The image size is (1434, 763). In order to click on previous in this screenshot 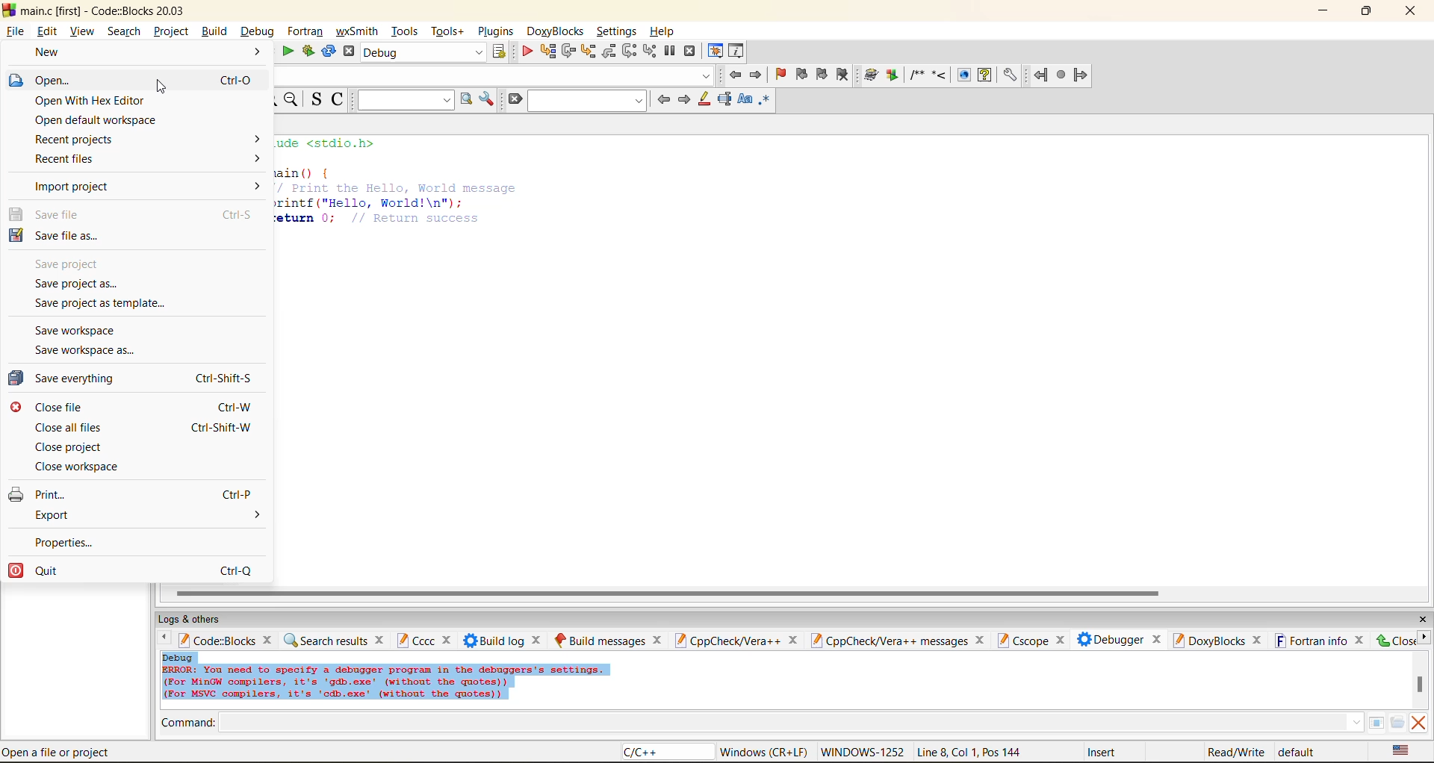, I will do `click(161, 639)`.